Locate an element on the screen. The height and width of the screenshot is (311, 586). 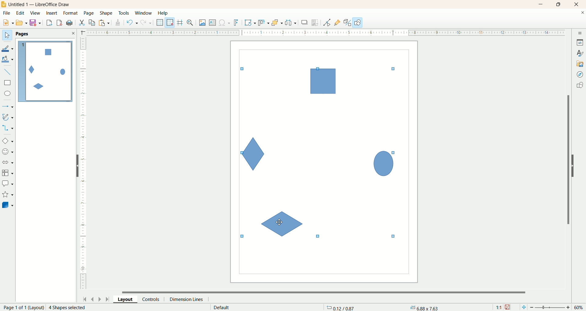
last page is located at coordinates (108, 298).